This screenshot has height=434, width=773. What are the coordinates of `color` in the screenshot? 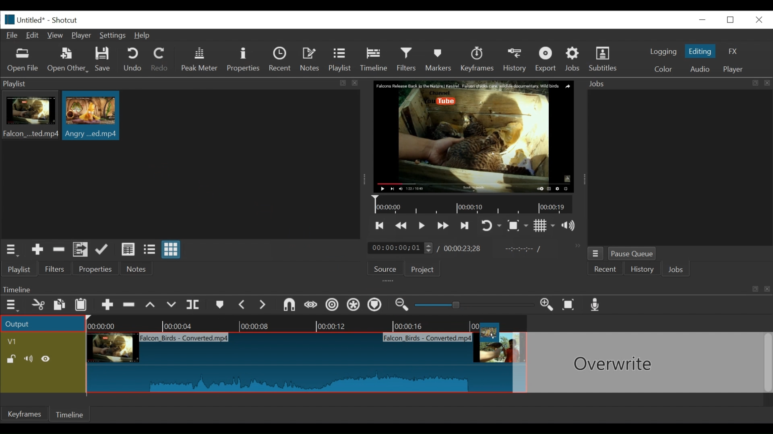 It's located at (663, 70).